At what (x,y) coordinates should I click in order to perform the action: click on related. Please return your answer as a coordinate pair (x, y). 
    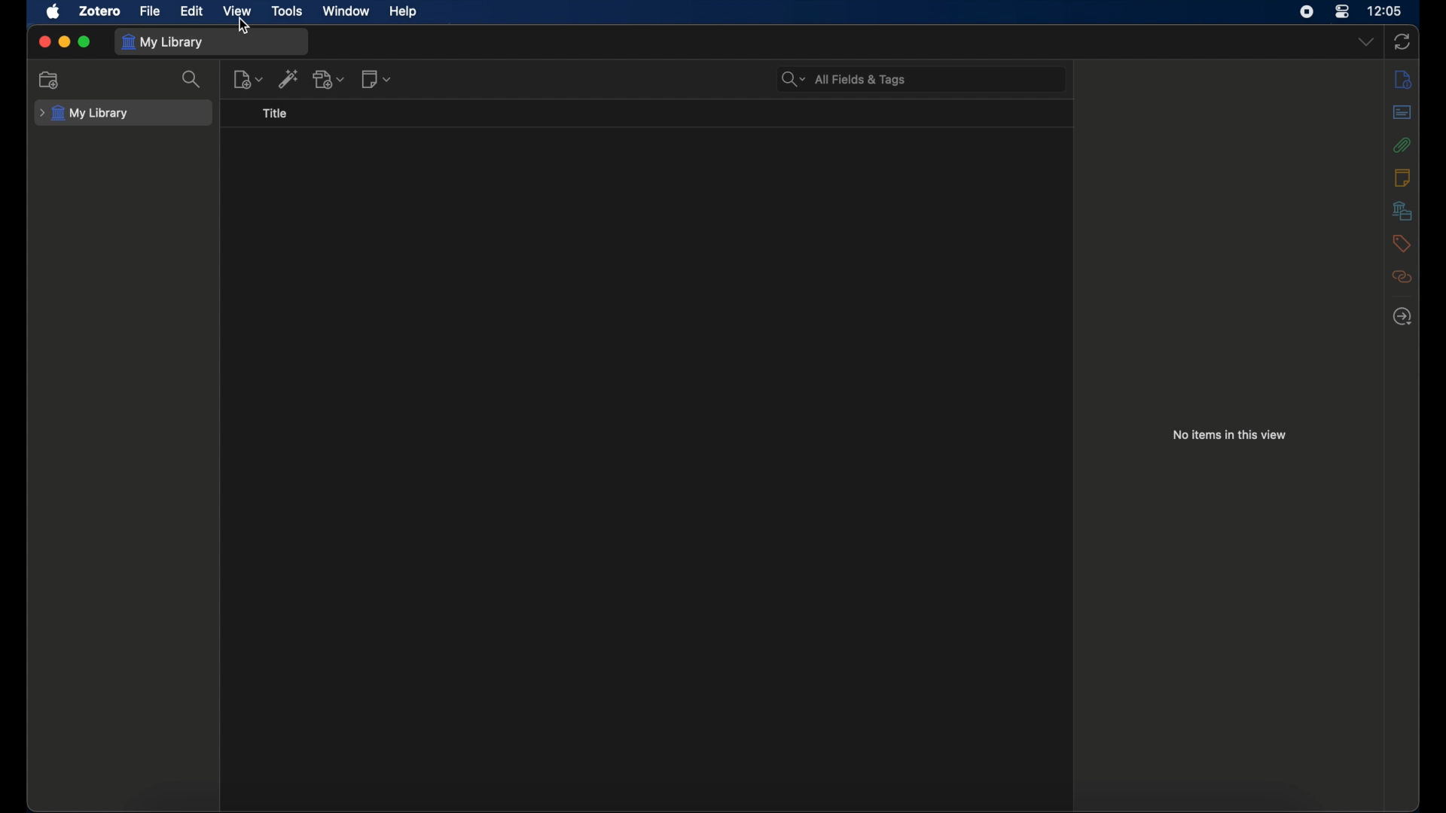
    Looking at the image, I should click on (1402, 276).